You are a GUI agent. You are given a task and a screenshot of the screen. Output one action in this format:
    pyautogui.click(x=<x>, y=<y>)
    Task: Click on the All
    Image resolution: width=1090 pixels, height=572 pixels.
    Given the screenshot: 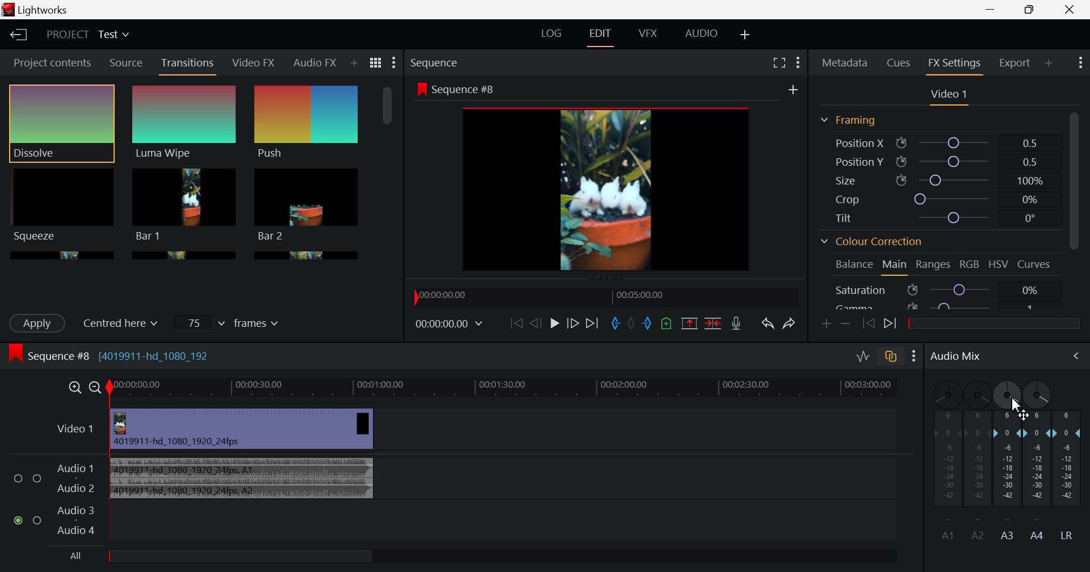 What is the action you would take?
    pyautogui.click(x=240, y=557)
    